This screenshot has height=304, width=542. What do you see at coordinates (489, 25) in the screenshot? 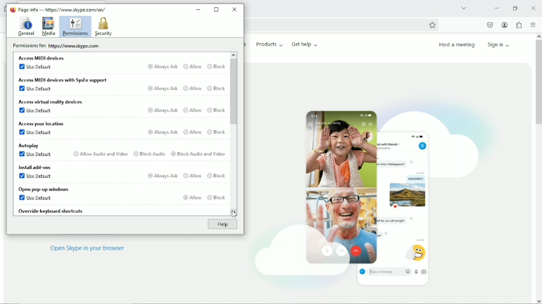
I see `Save to pocket` at bounding box center [489, 25].